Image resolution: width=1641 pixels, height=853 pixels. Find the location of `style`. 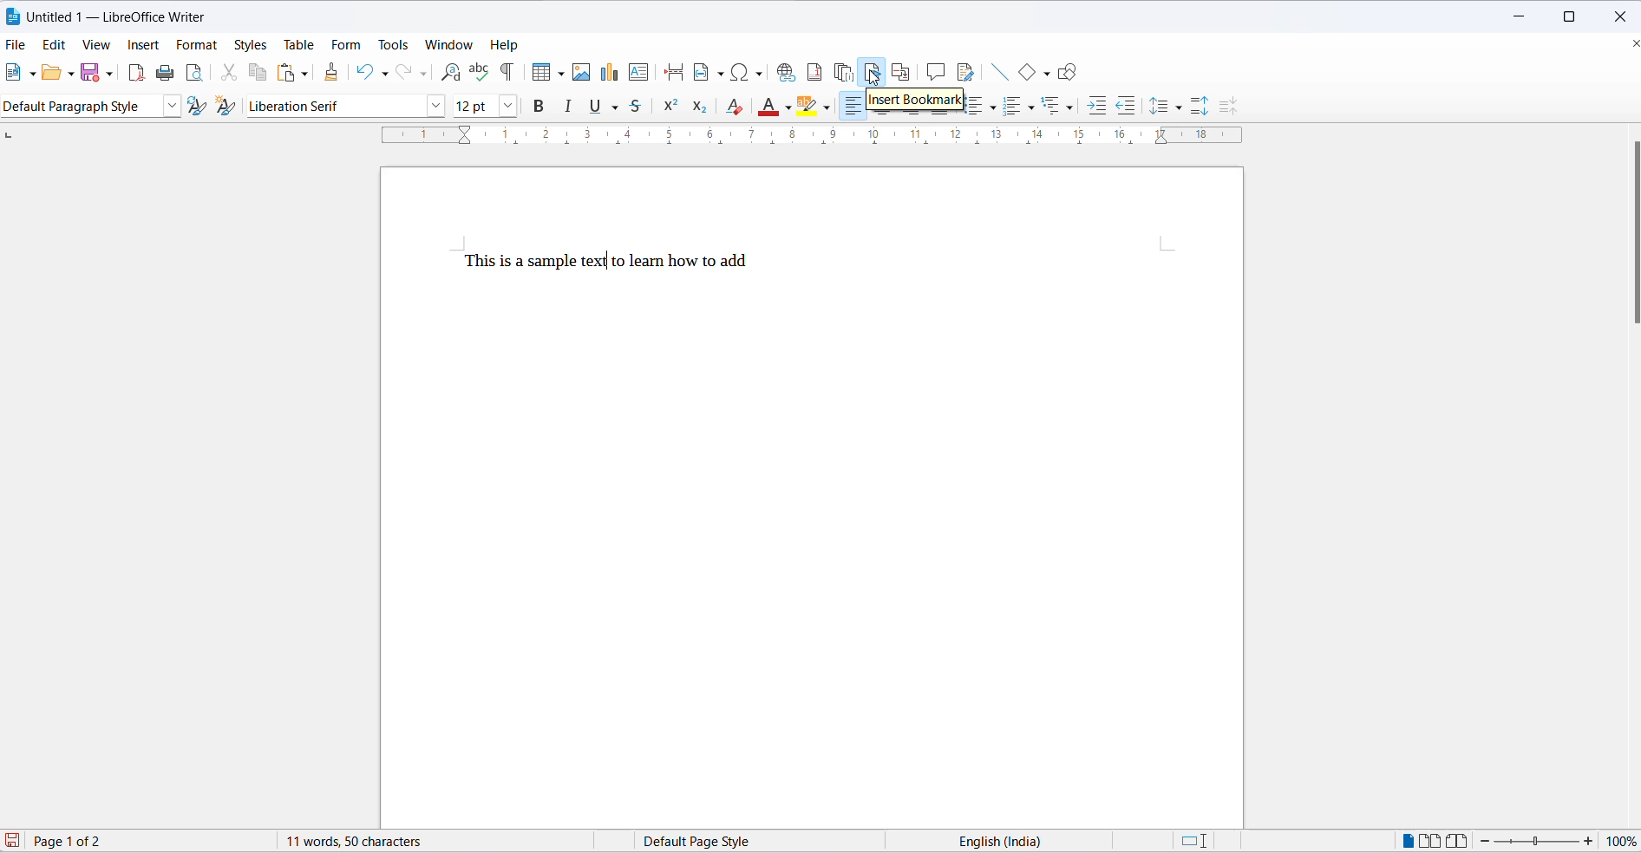

style is located at coordinates (81, 106).